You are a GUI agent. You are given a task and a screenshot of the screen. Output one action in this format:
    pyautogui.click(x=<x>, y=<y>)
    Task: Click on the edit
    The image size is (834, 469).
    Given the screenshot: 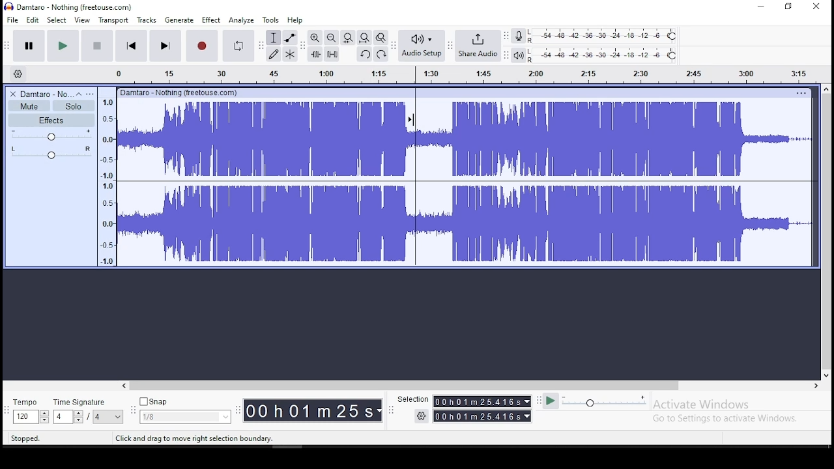 What is the action you would take?
    pyautogui.click(x=34, y=20)
    